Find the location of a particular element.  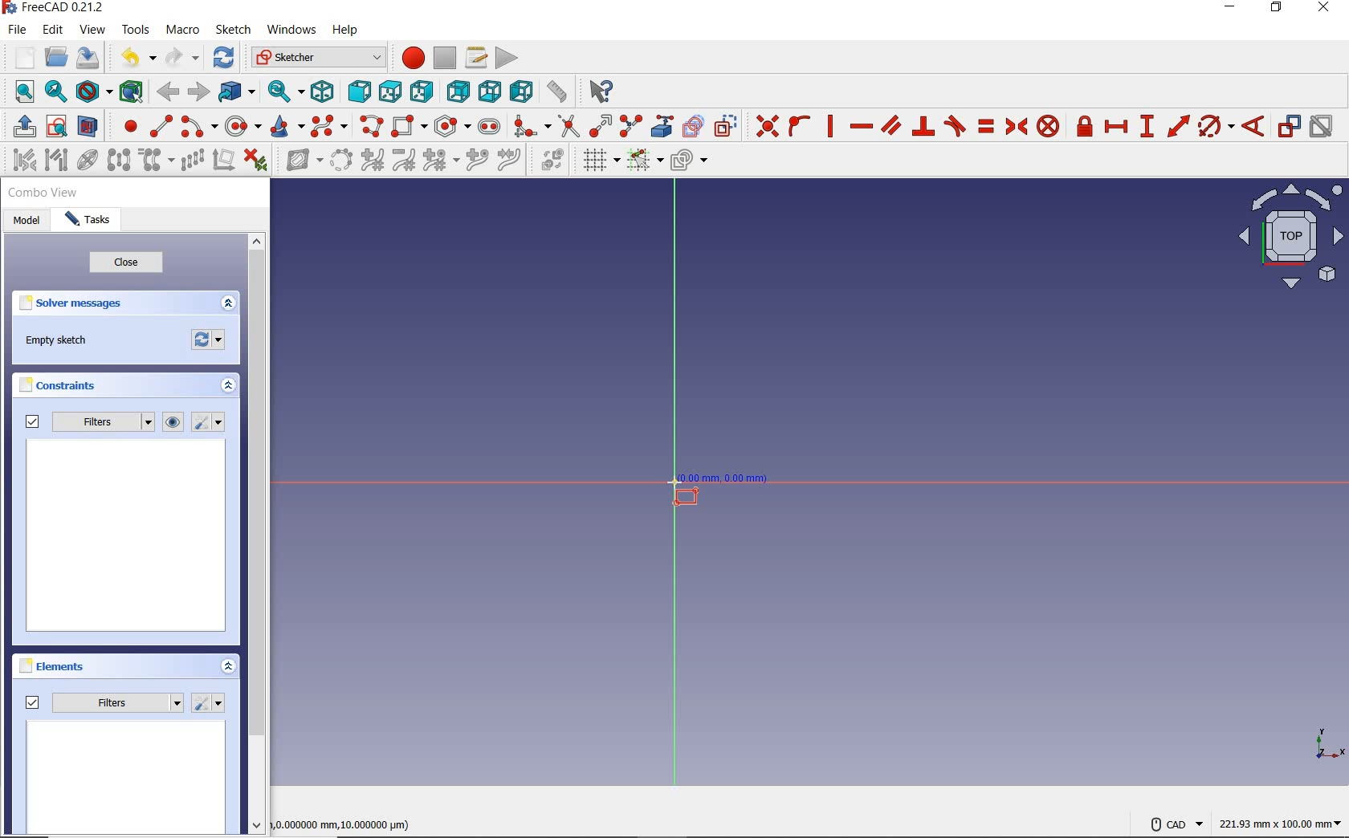

bottom is located at coordinates (489, 91).